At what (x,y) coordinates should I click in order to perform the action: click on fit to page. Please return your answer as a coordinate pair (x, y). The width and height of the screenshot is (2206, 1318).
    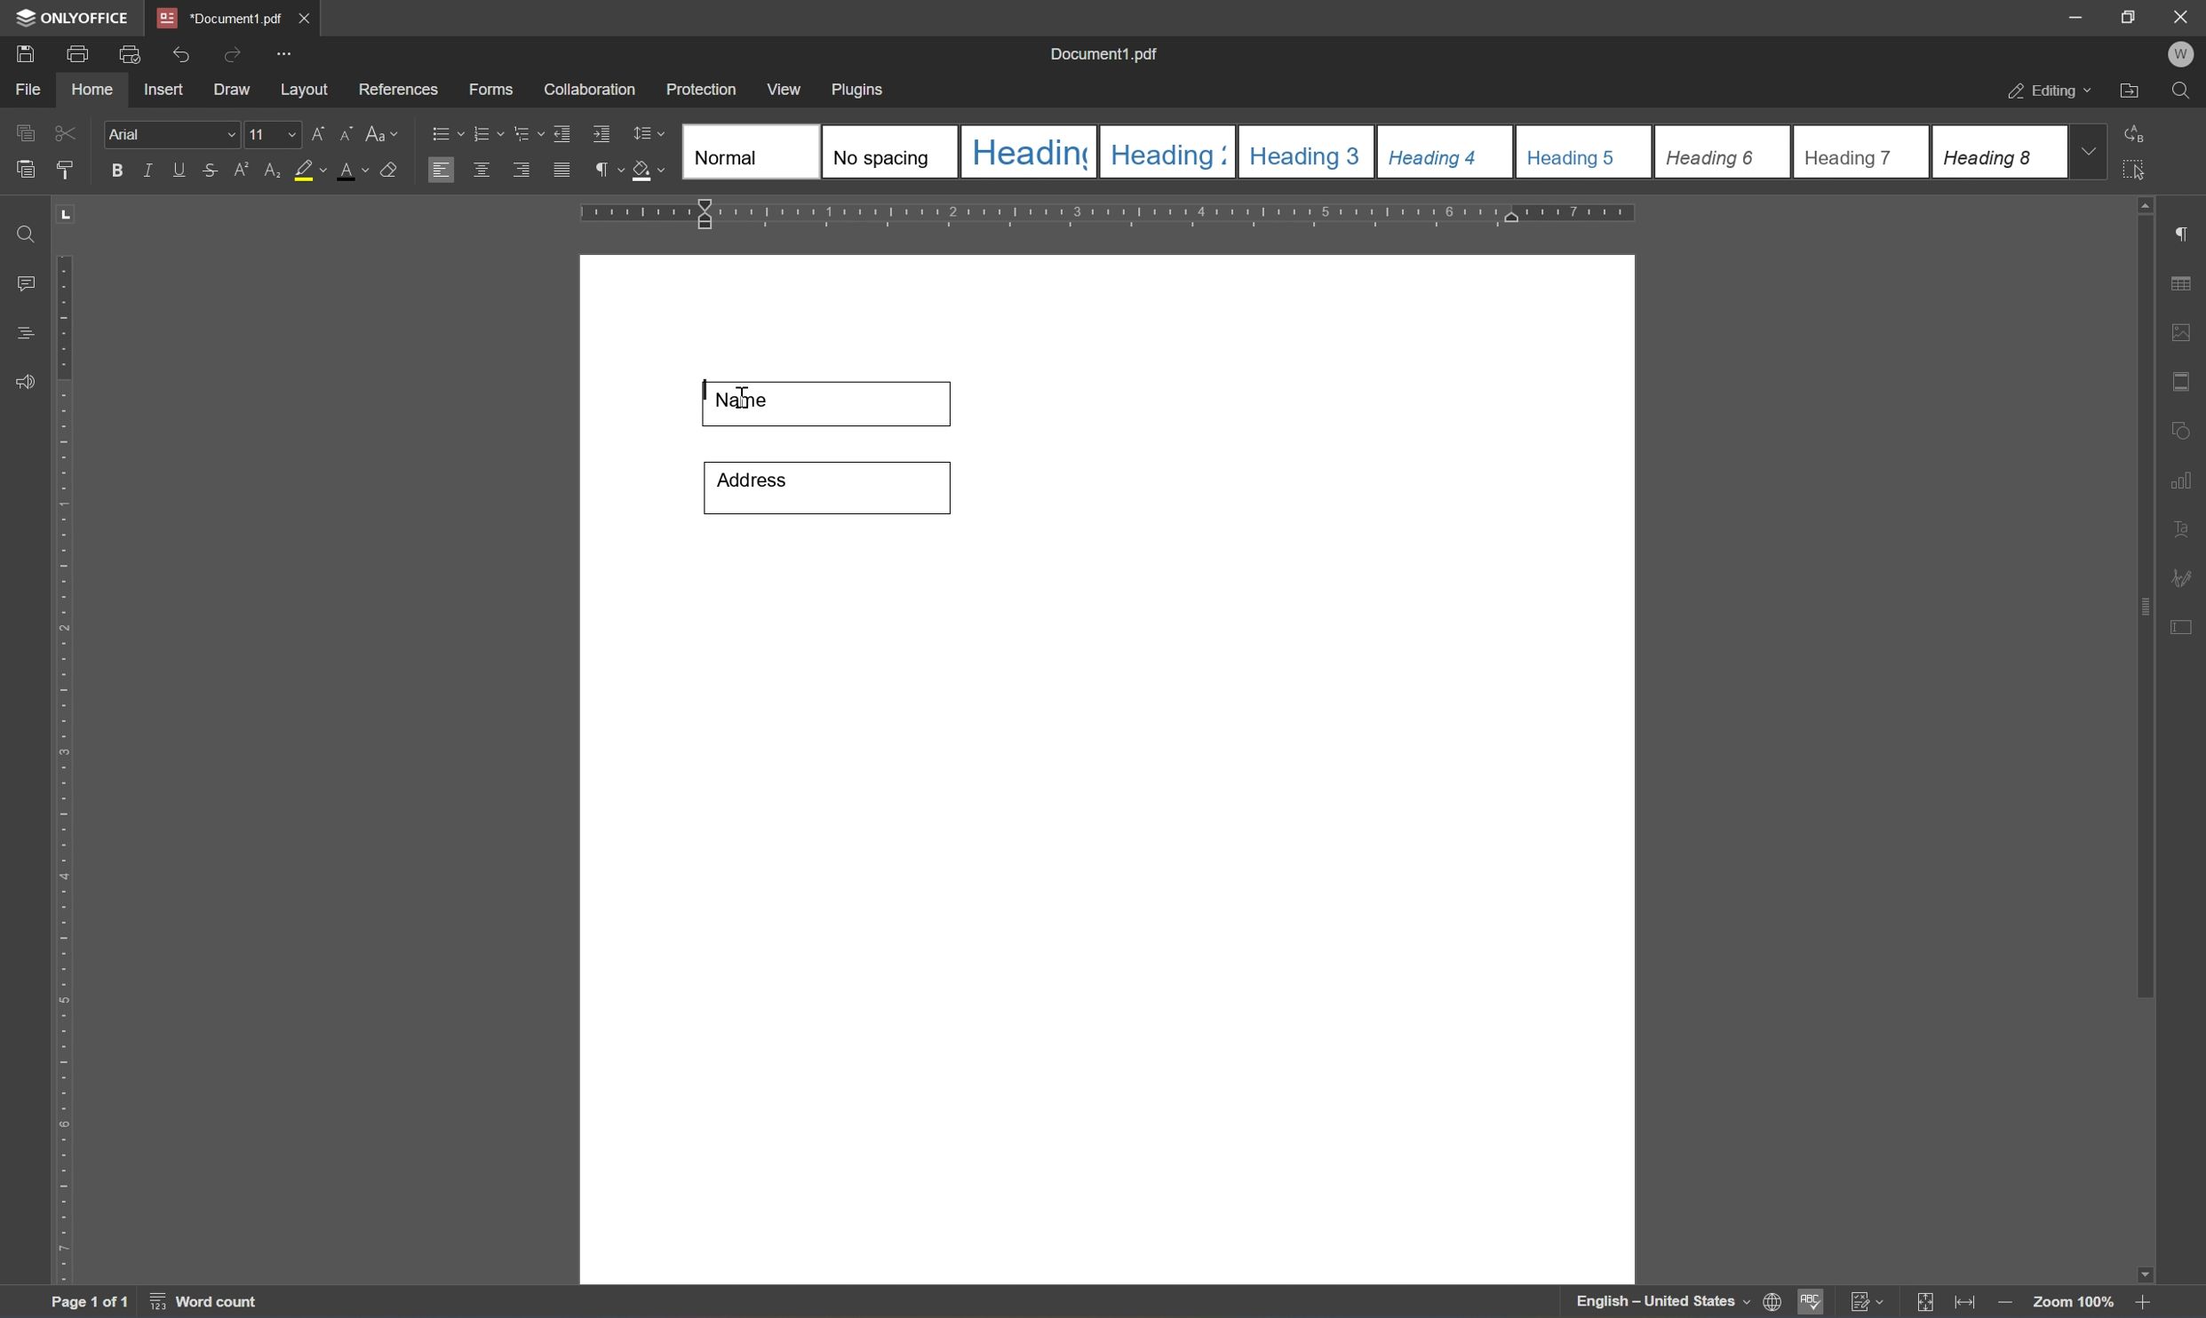
    Looking at the image, I should click on (1926, 1303).